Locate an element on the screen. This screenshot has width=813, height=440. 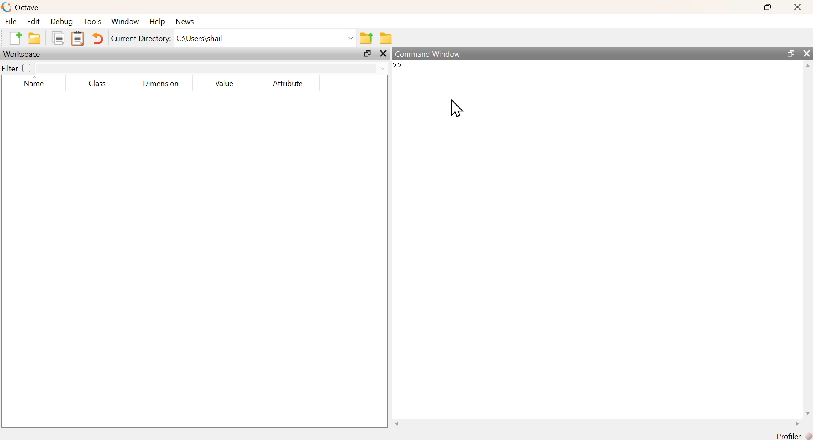
command is located at coordinates (560, 73).